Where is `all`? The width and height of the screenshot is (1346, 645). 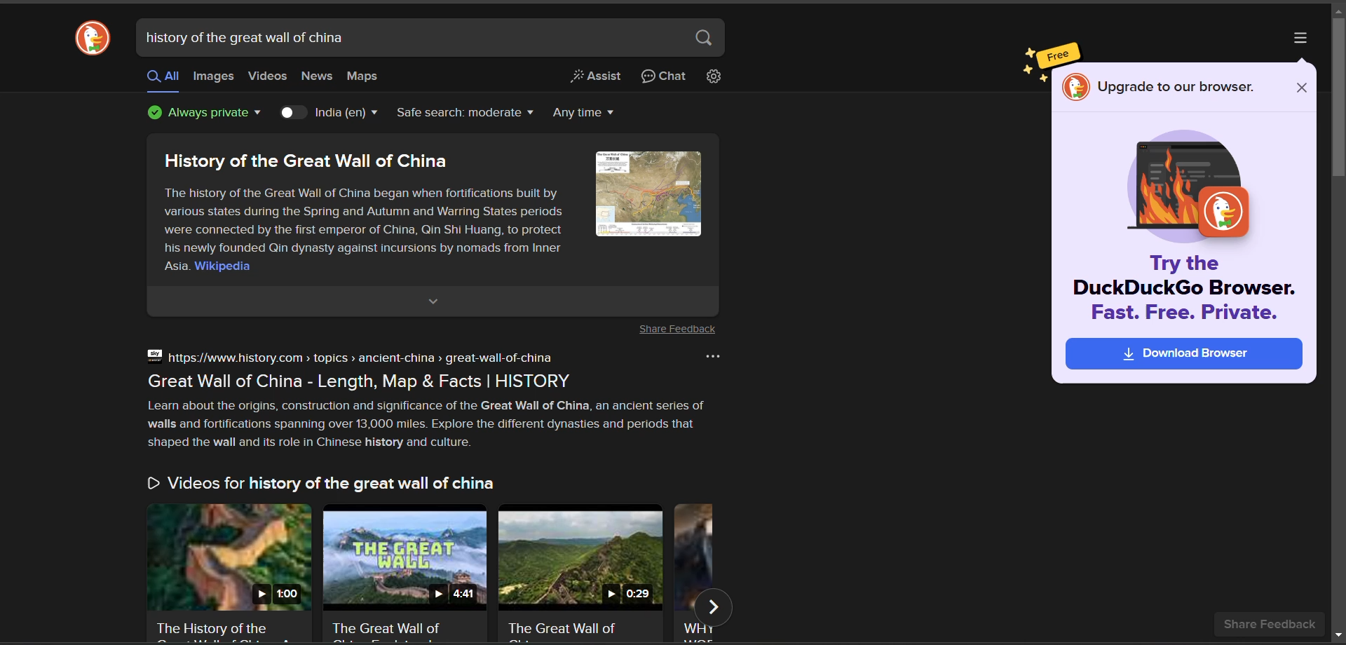
all is located at coordinates (164, 79).